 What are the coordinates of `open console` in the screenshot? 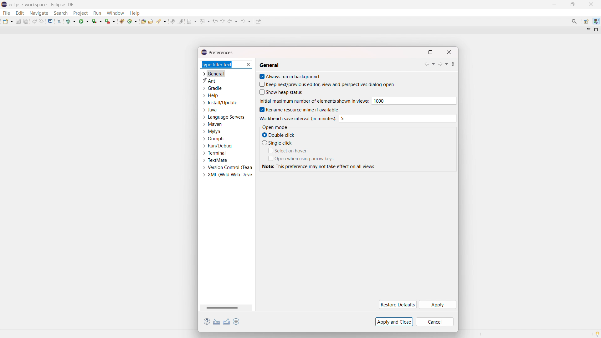 It's located at (50, 21).